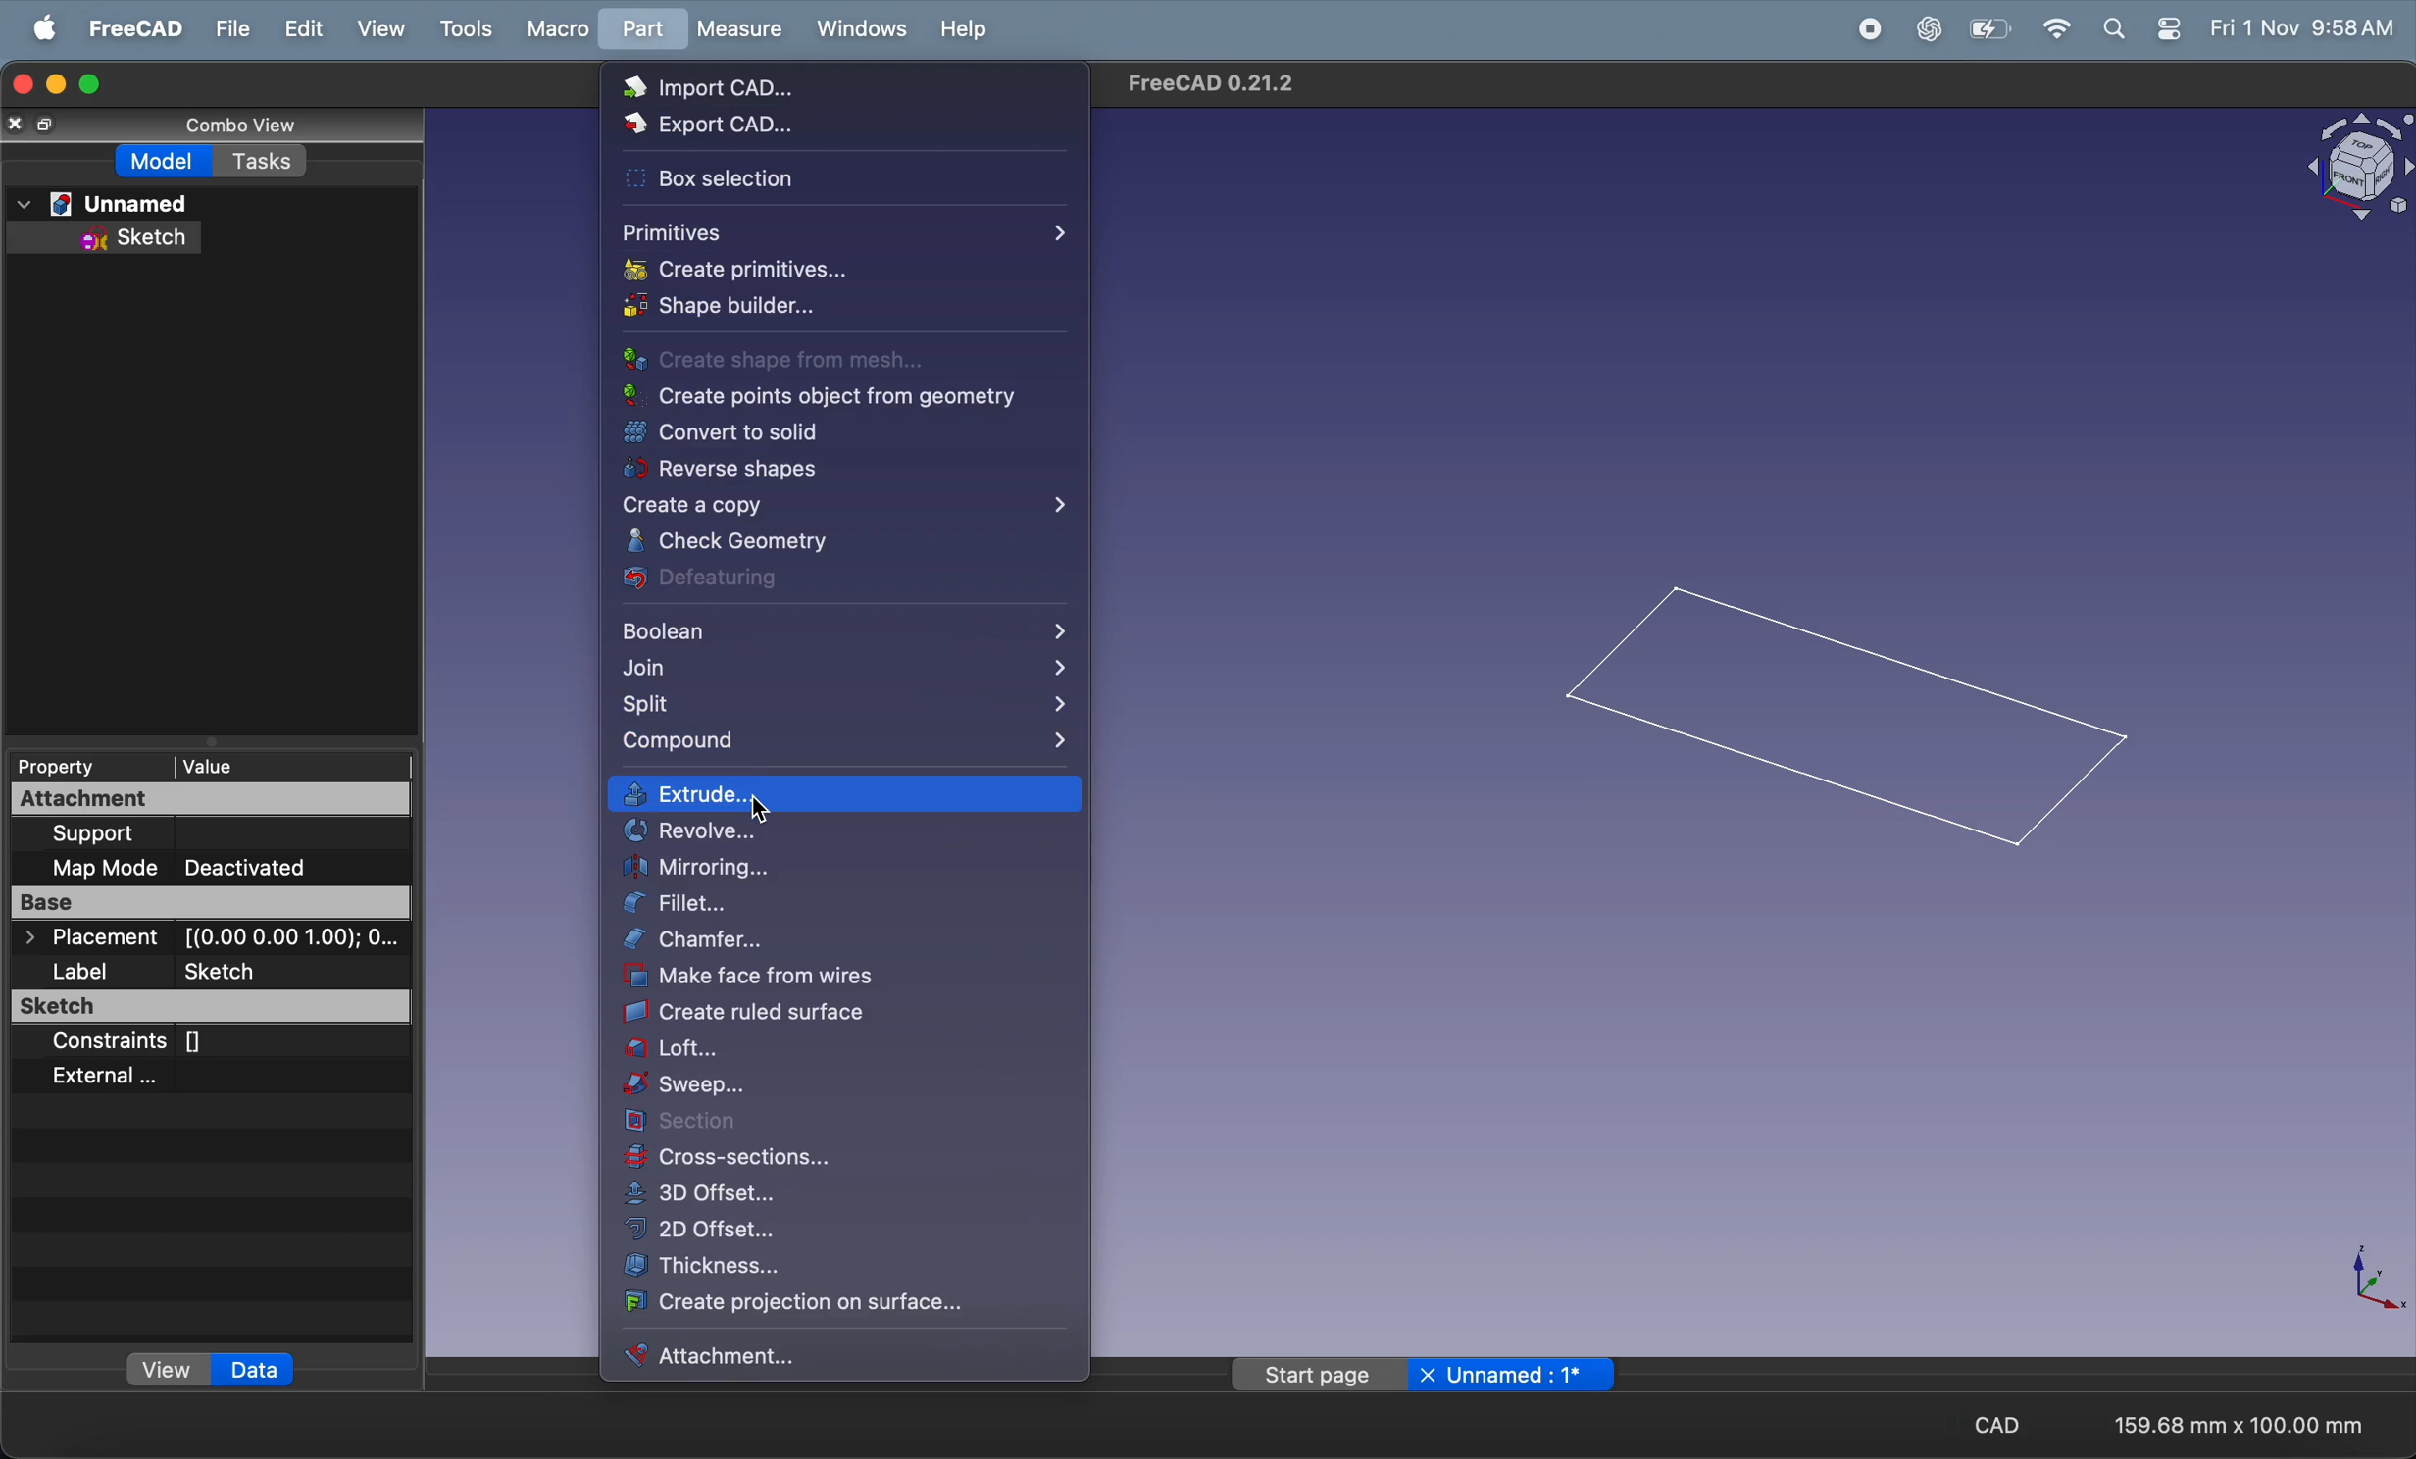 The image size is (2416, 1459). I want to click on page name unamed, so click(1428, 1373).